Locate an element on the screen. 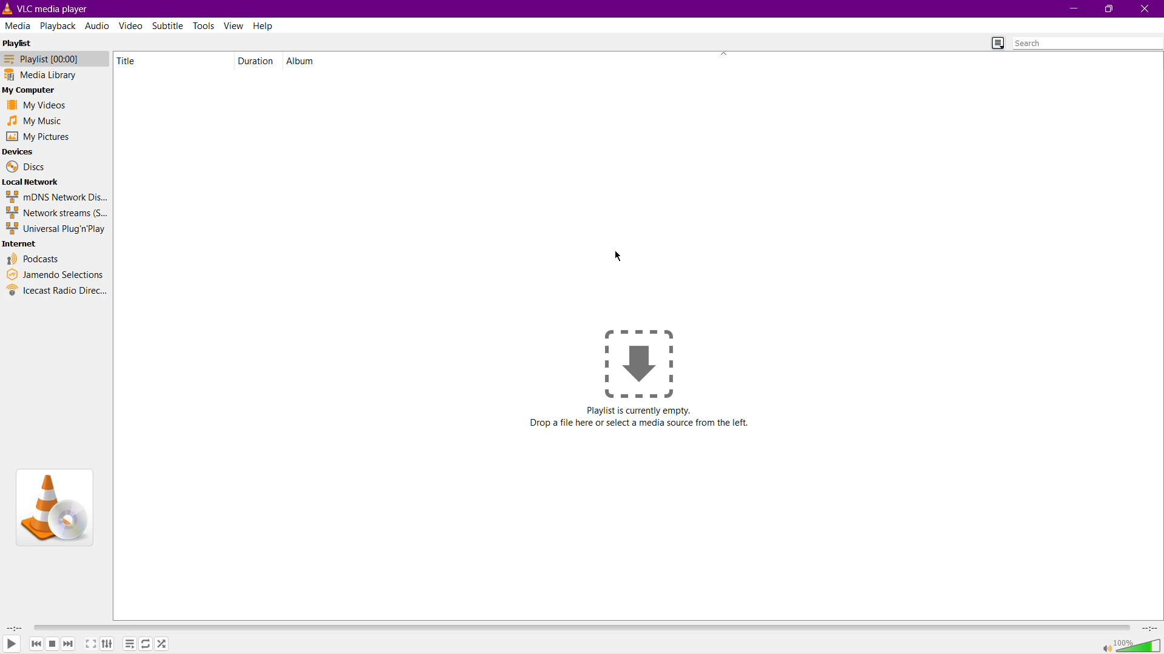 This screenshot has width=1164, height=654. View is located at coordinates (235, 25).